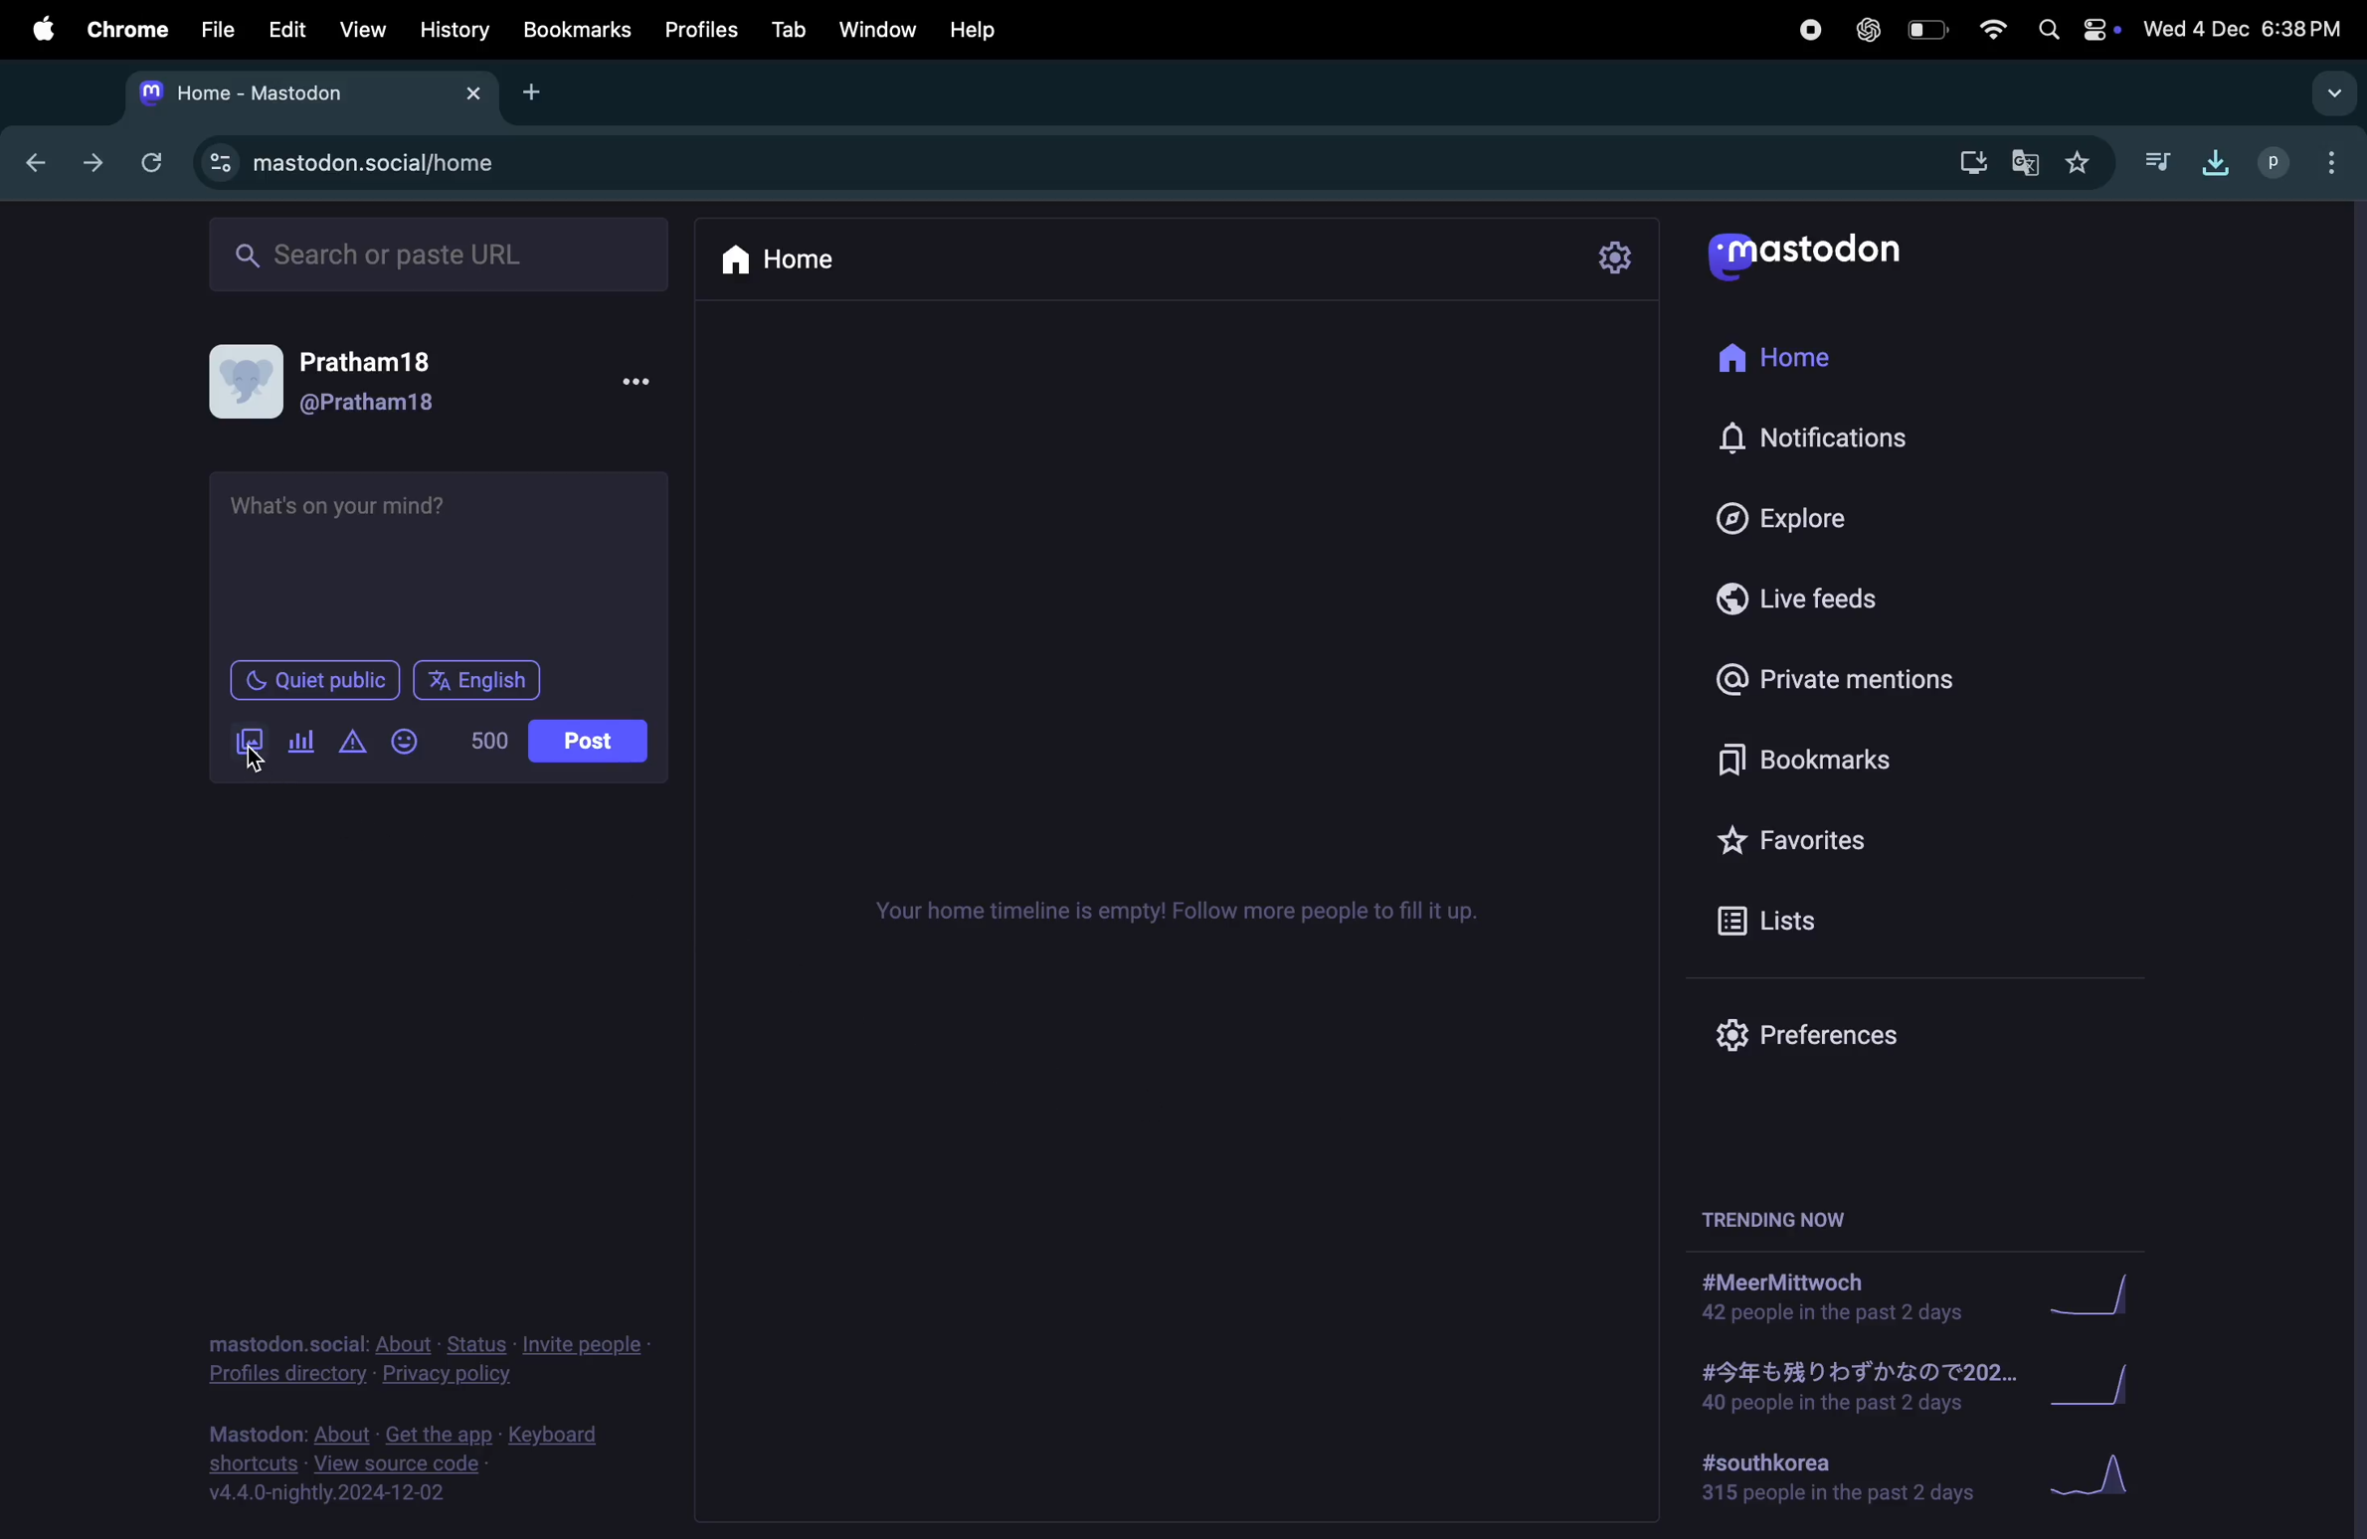 The height and width of the screenshot is (1539, 2367). I want to click on window, so click(881, 28).